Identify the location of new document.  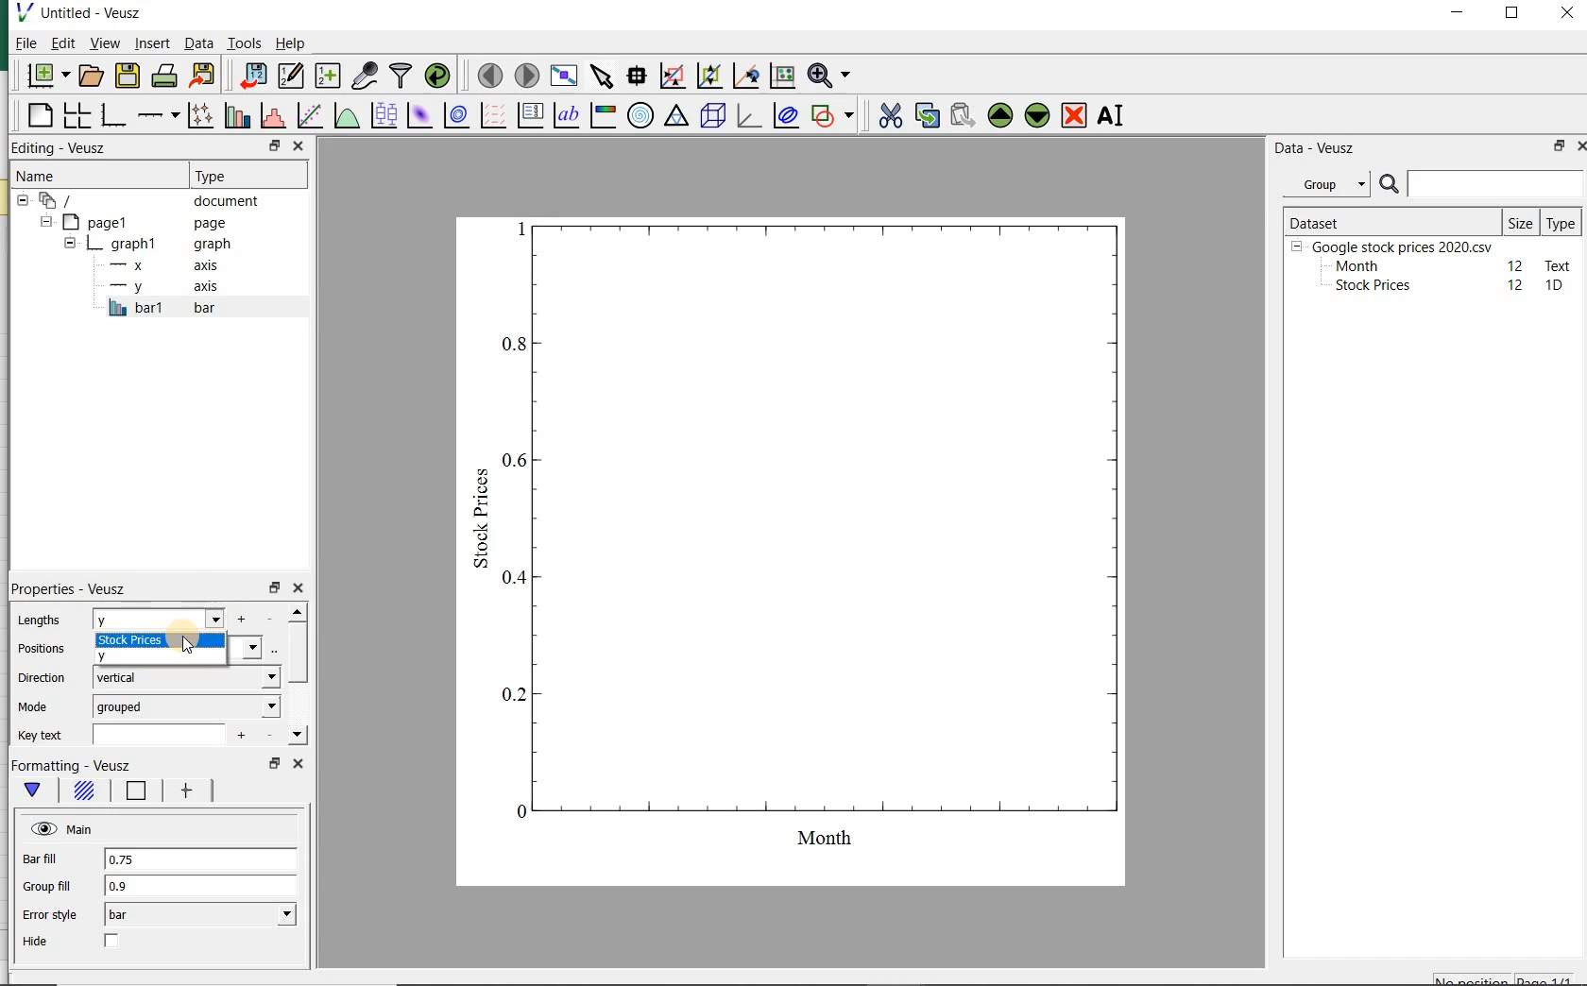
(47, 76).